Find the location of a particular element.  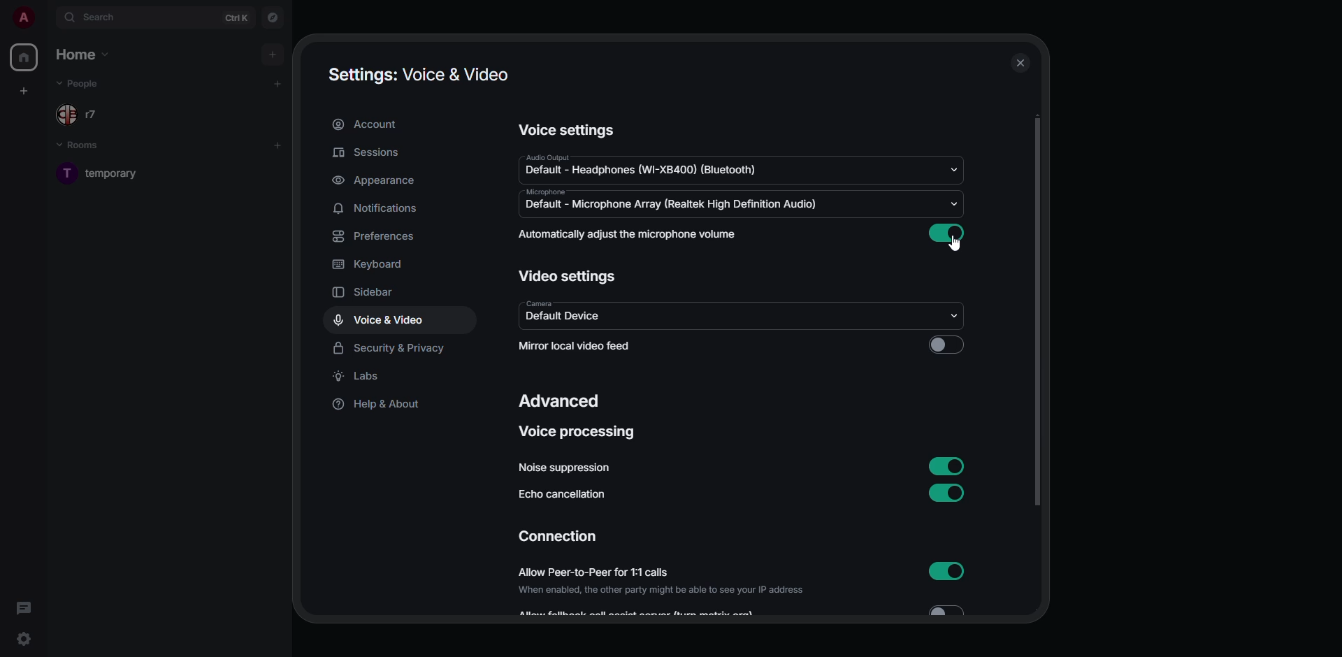

sidebar is located at coordinates (366, 293).